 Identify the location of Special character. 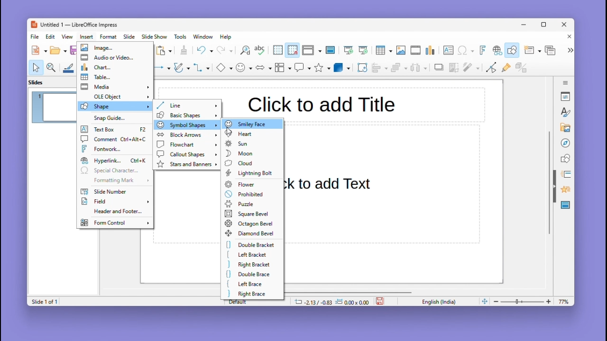
(115, 171).